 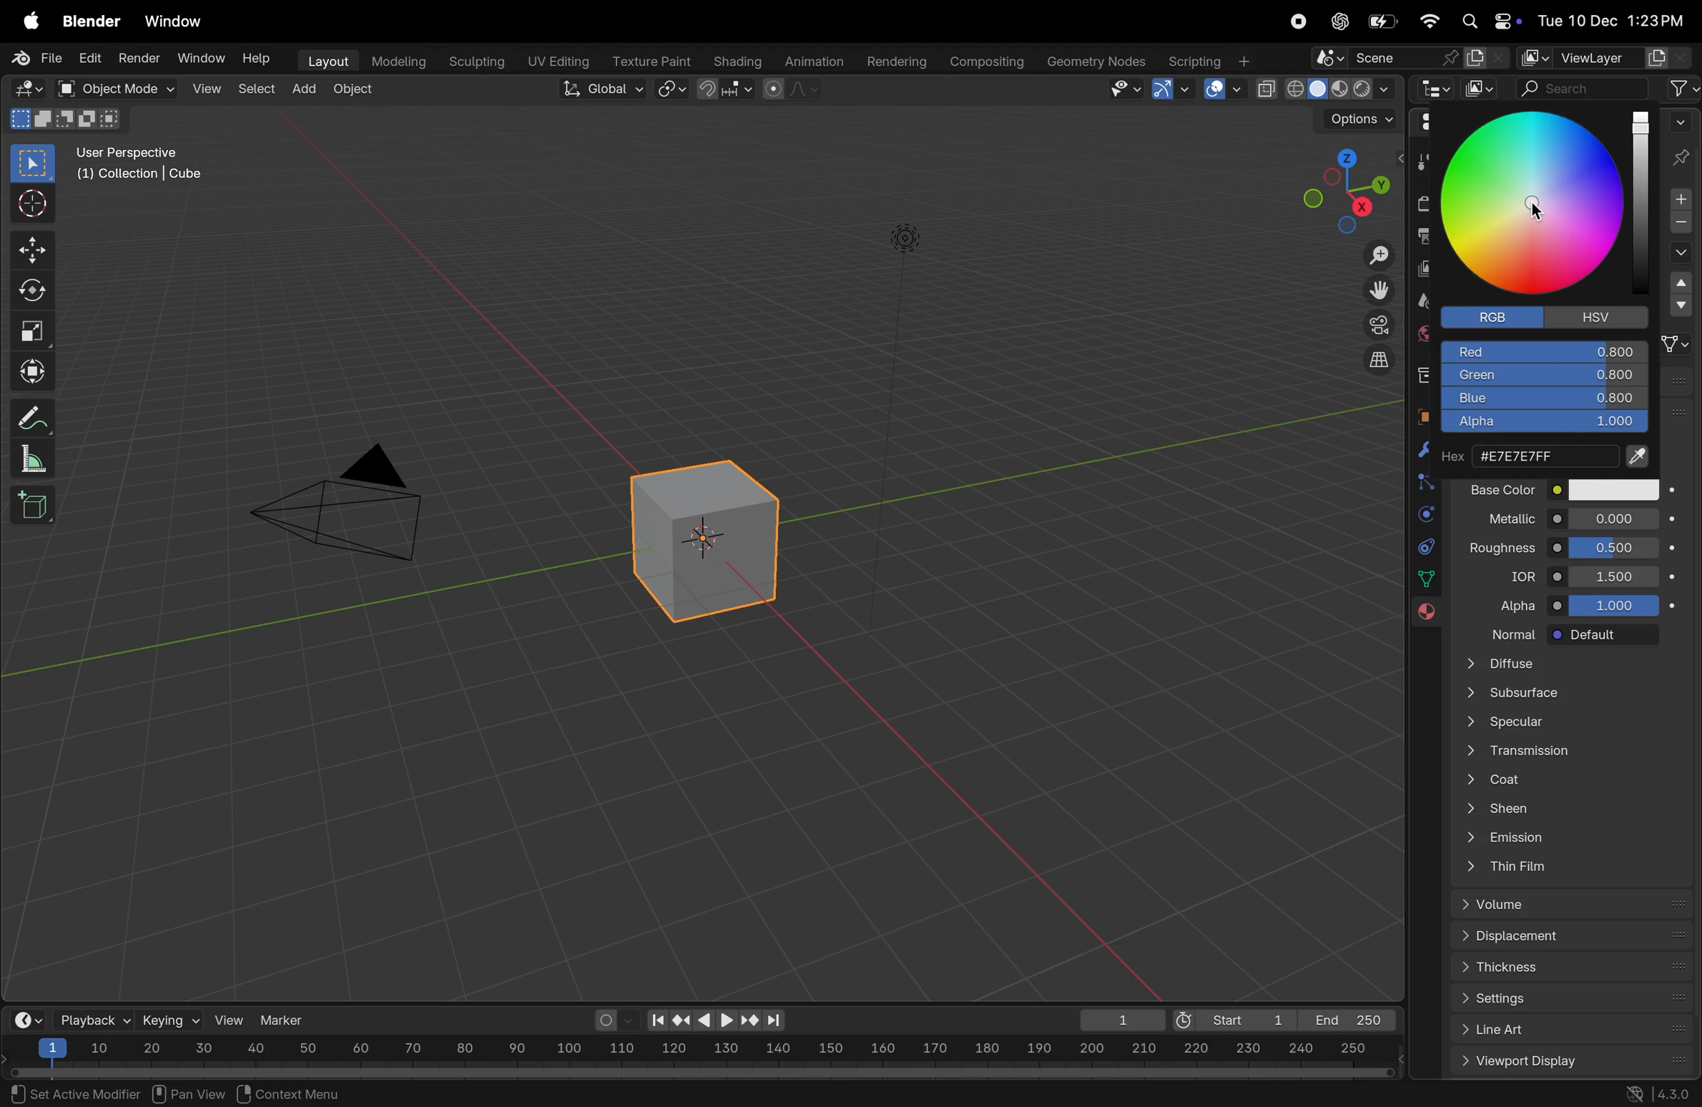 What do you see at coordinates (1575, 1062) in the screenshot?
I see `view port display` at bounding box center [1575, 1062].